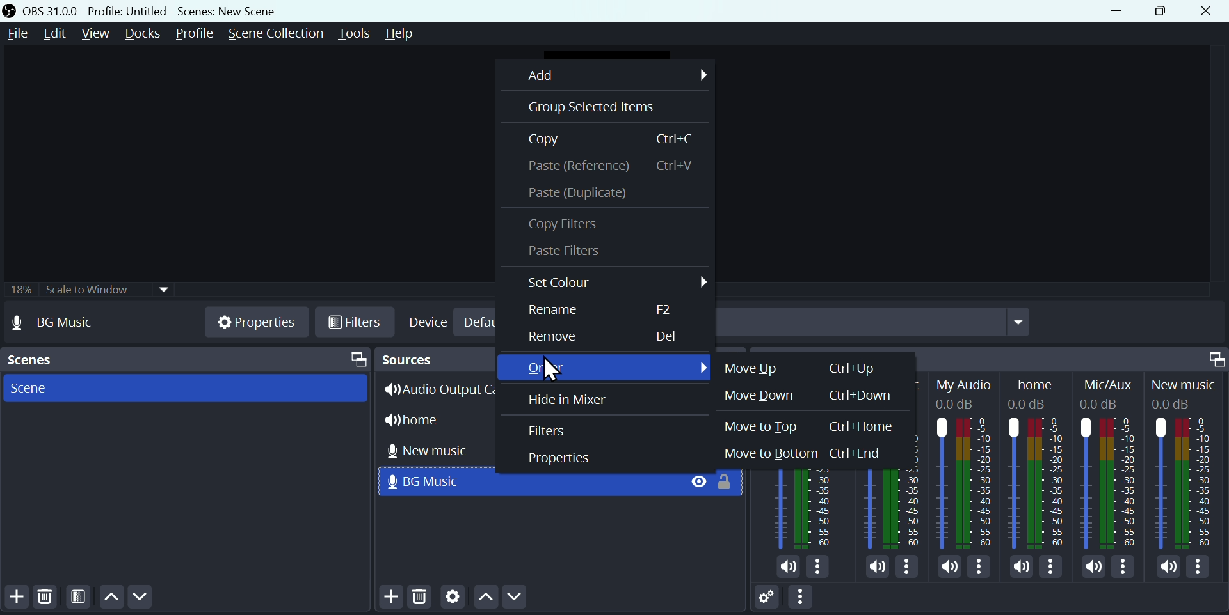 The width and height of the screenshot is (1229, 615). Describe the element at coordinates (1040, 462) in the screenshot. I see `Home` at that location.